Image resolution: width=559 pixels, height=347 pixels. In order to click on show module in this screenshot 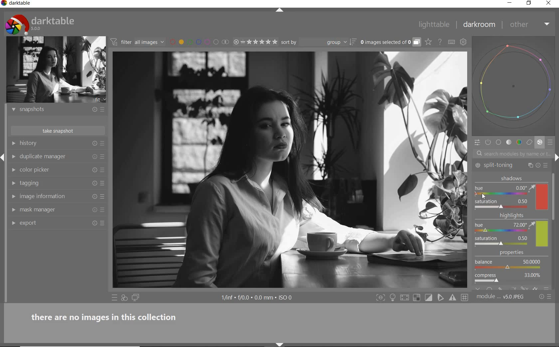, I will do `click(13, 157)`.